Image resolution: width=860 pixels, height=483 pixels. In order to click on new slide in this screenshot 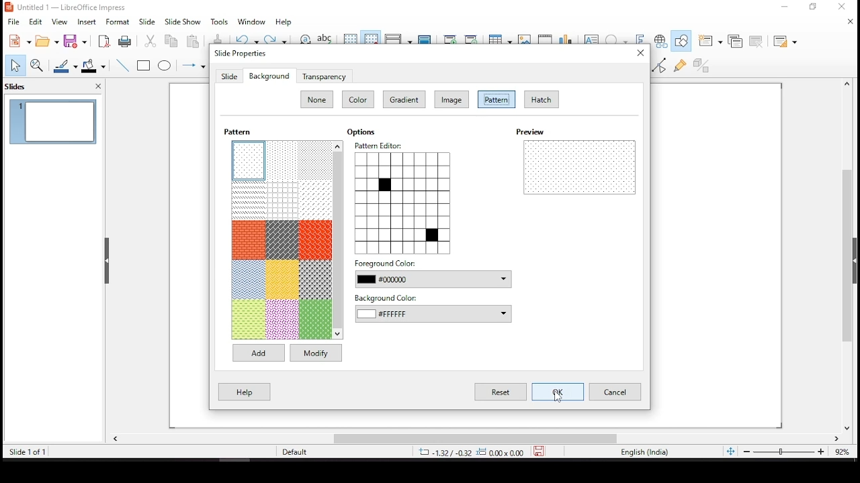, I will do `click(710, 40)`.